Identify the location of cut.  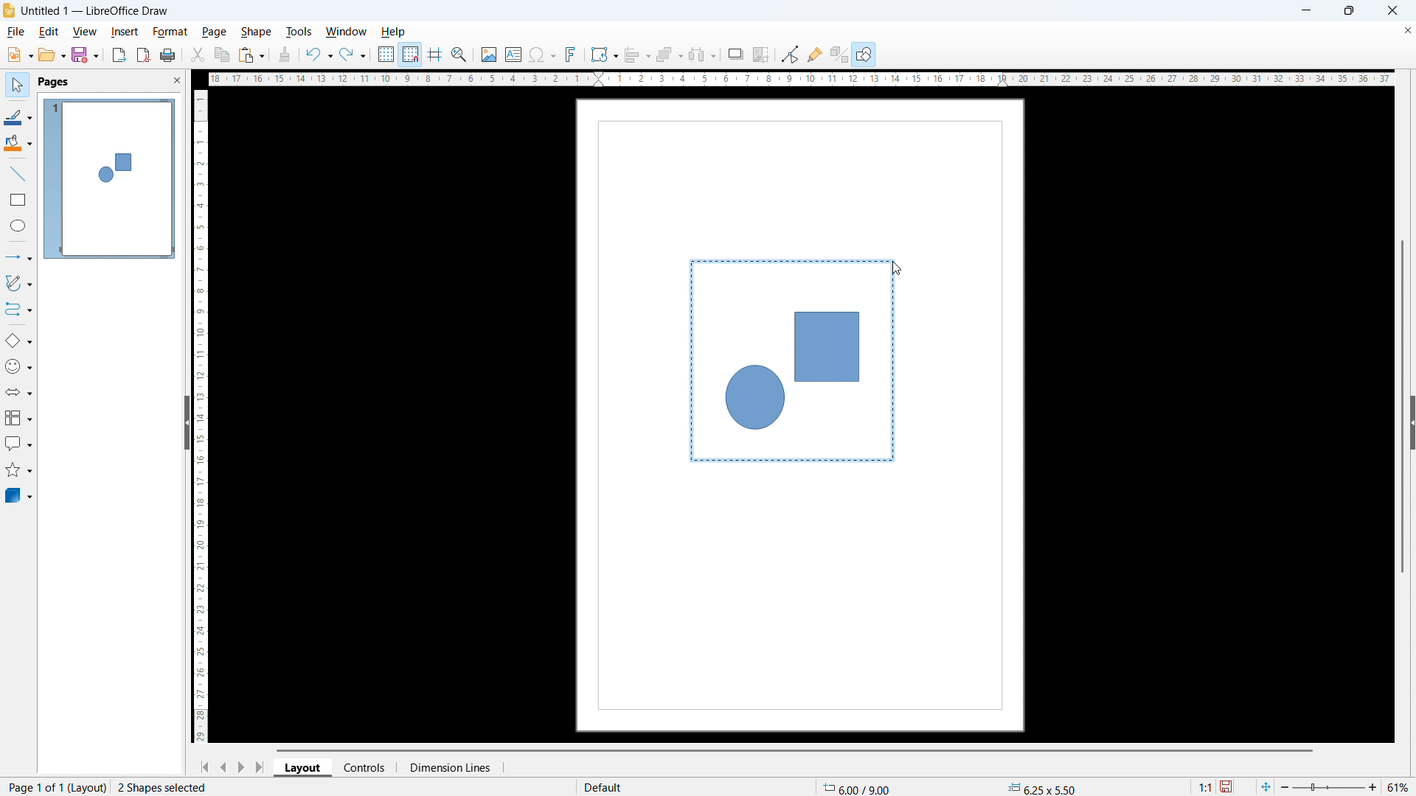
(198, 55).